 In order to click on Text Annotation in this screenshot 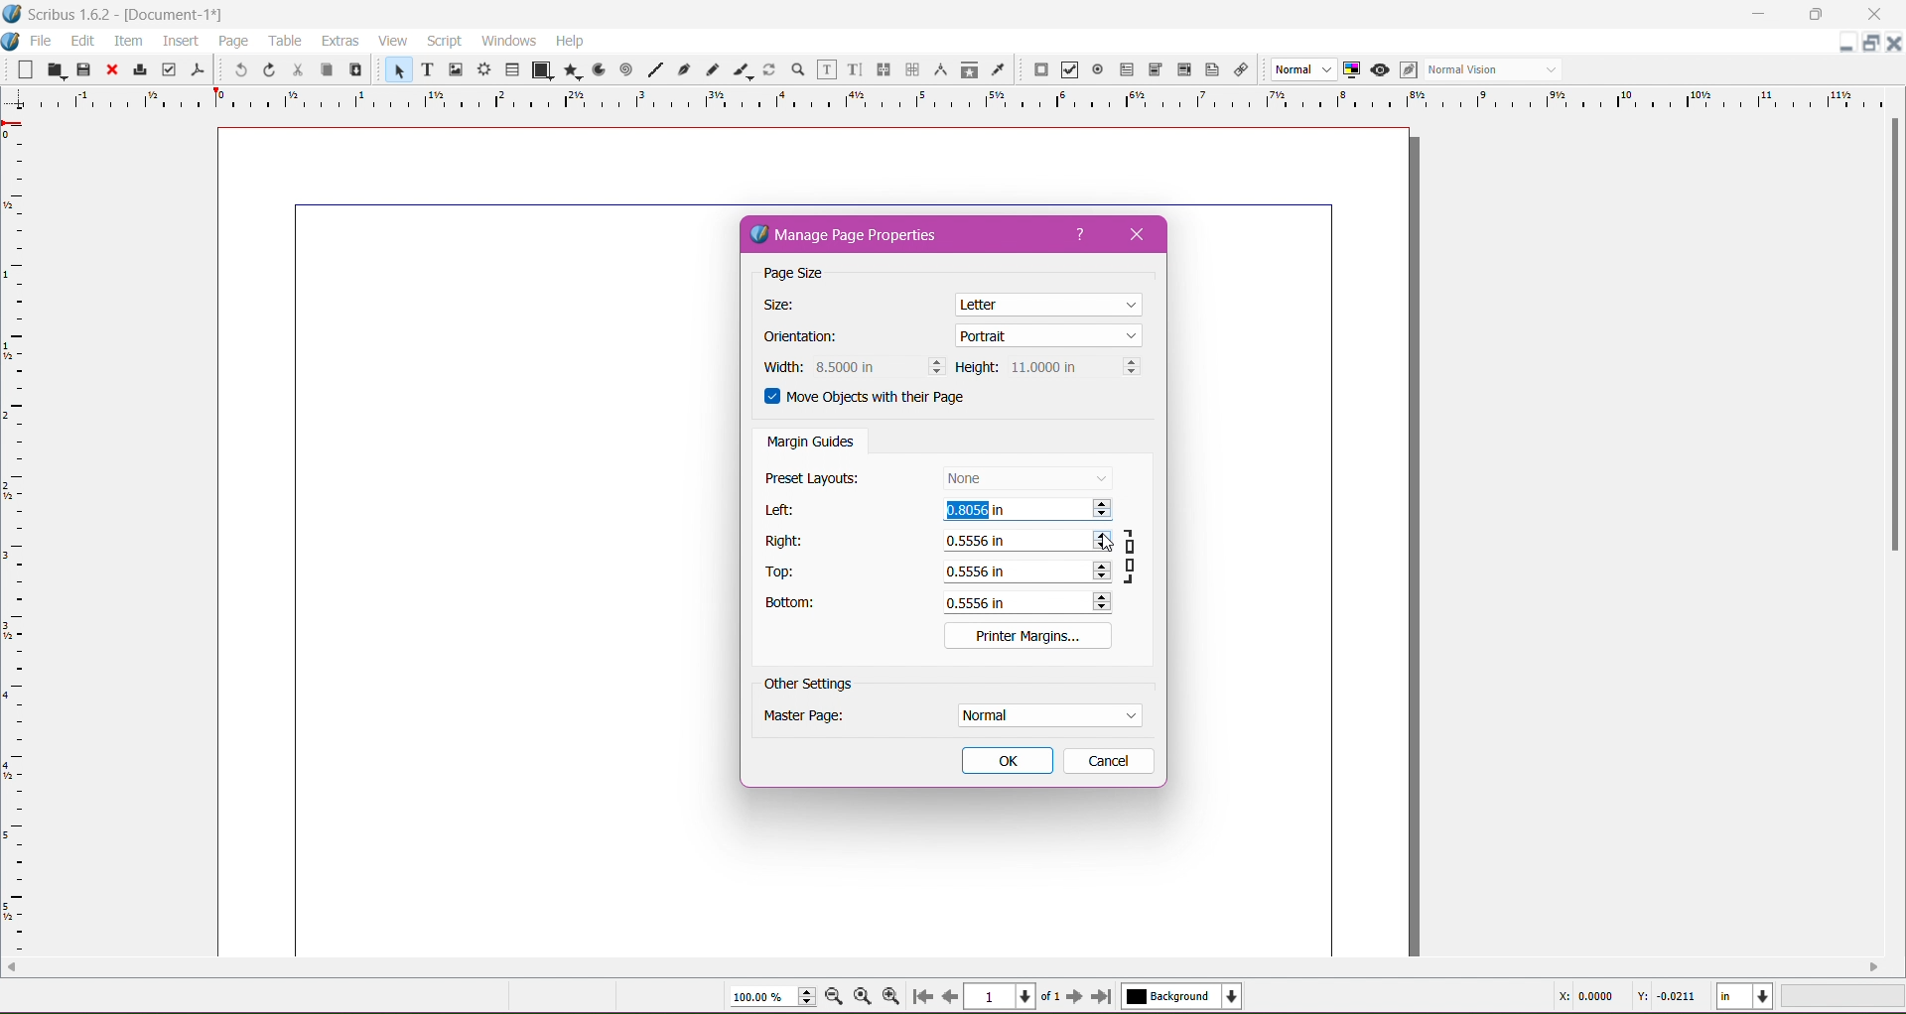, I will do `click(1210, 70)`.